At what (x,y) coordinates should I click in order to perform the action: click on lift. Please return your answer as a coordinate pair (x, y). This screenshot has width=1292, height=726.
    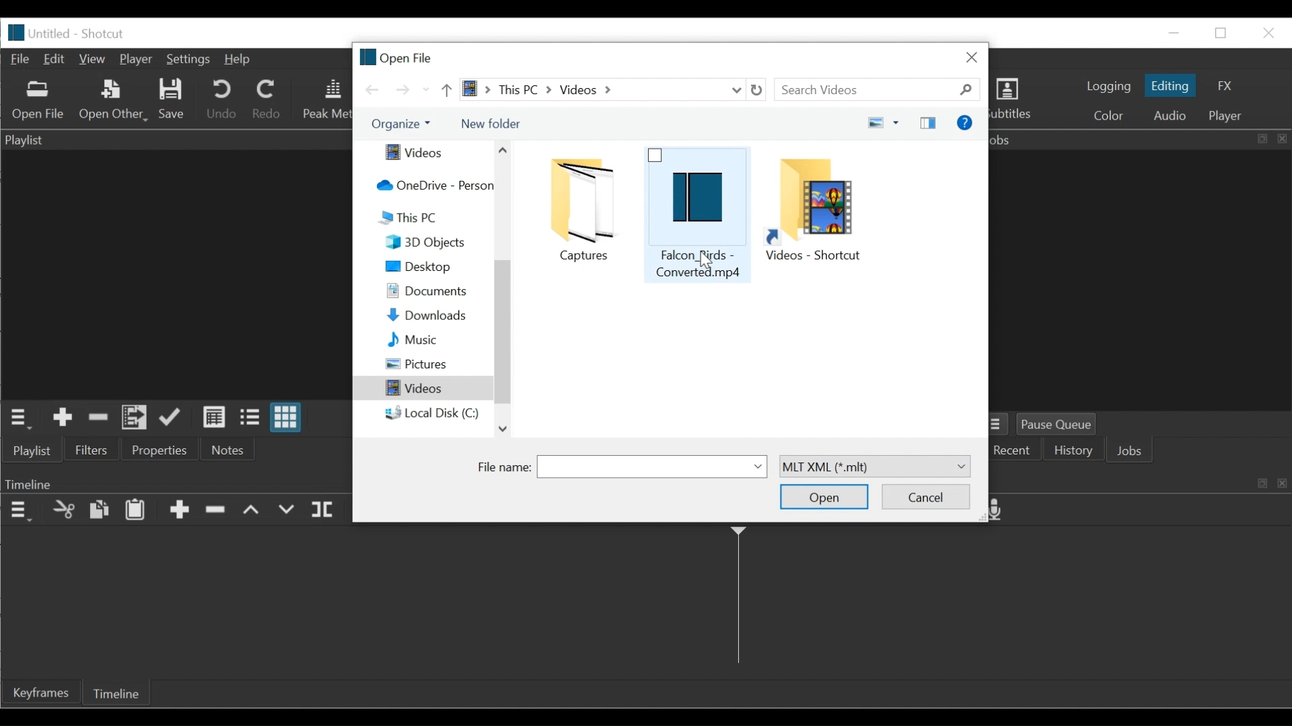
    Looking at the image, I should click on (252, 511).